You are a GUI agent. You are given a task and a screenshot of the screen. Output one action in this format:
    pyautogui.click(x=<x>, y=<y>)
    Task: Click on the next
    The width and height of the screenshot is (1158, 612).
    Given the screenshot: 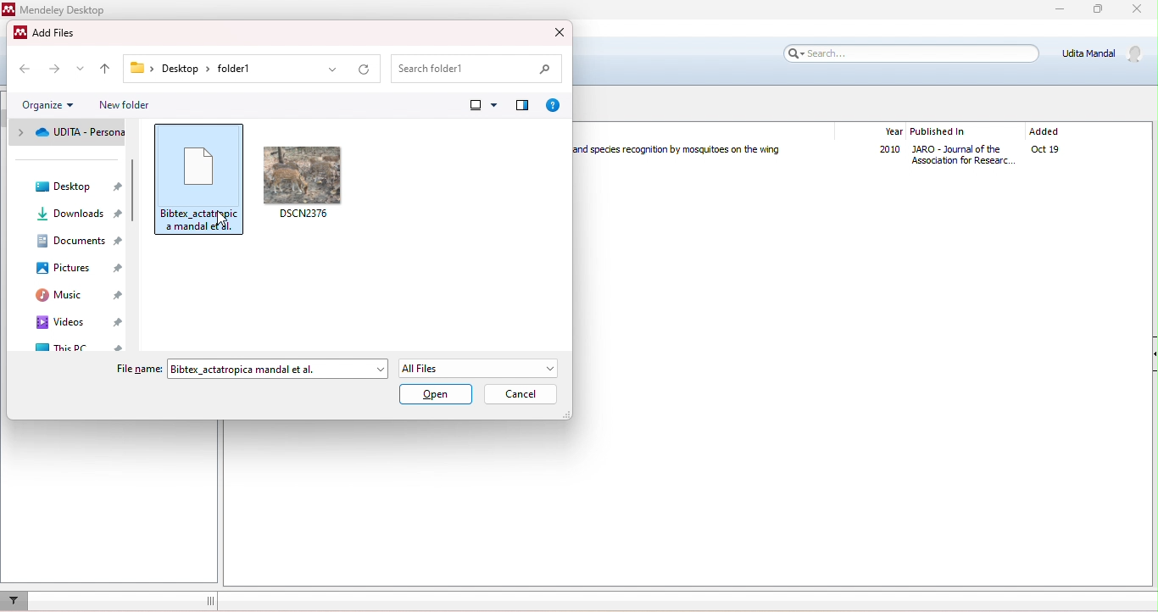 What is the action you would take?
    pyautogui.click(x=53, y=69)
    